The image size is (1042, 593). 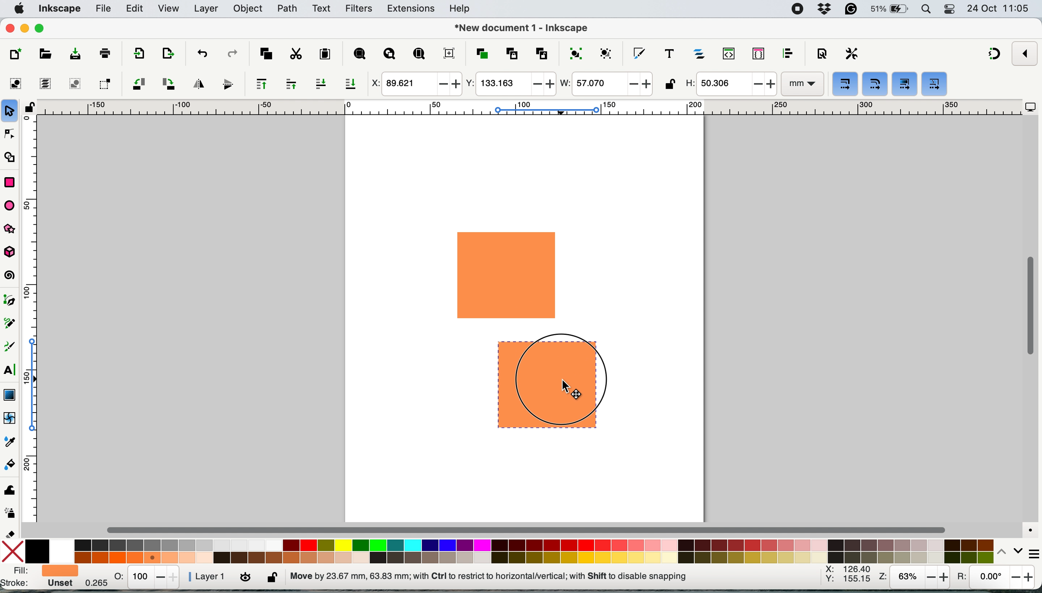 I want to click on object, so click(x=250, y=9).